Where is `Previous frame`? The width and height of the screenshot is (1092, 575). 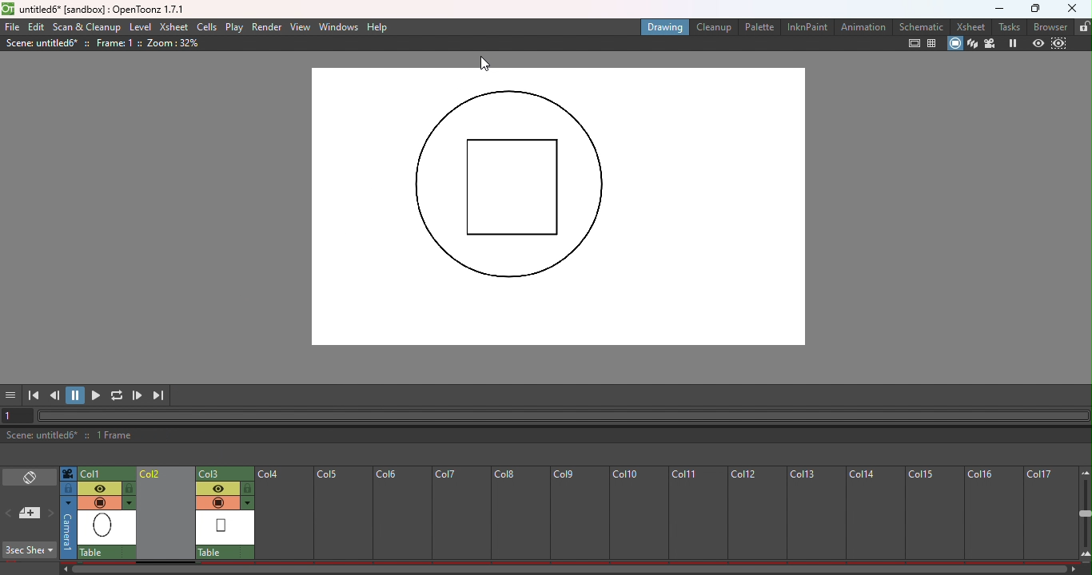
Previous frame is located at coordinates (56, 395).